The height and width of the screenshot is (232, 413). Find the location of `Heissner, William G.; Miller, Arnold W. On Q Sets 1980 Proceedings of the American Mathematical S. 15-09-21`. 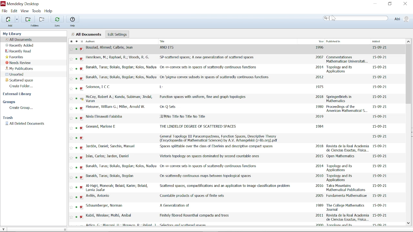

Heissner, William G.; Miller, Arnold W. On Q Sets 1980 Proceedings of the American Mathematical S. 15-09-21 is located at coordinates (235, 109).